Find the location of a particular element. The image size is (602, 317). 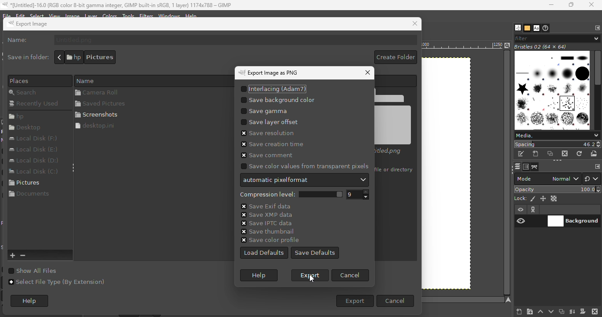

delete this brush is located at coordinates (565, 154).